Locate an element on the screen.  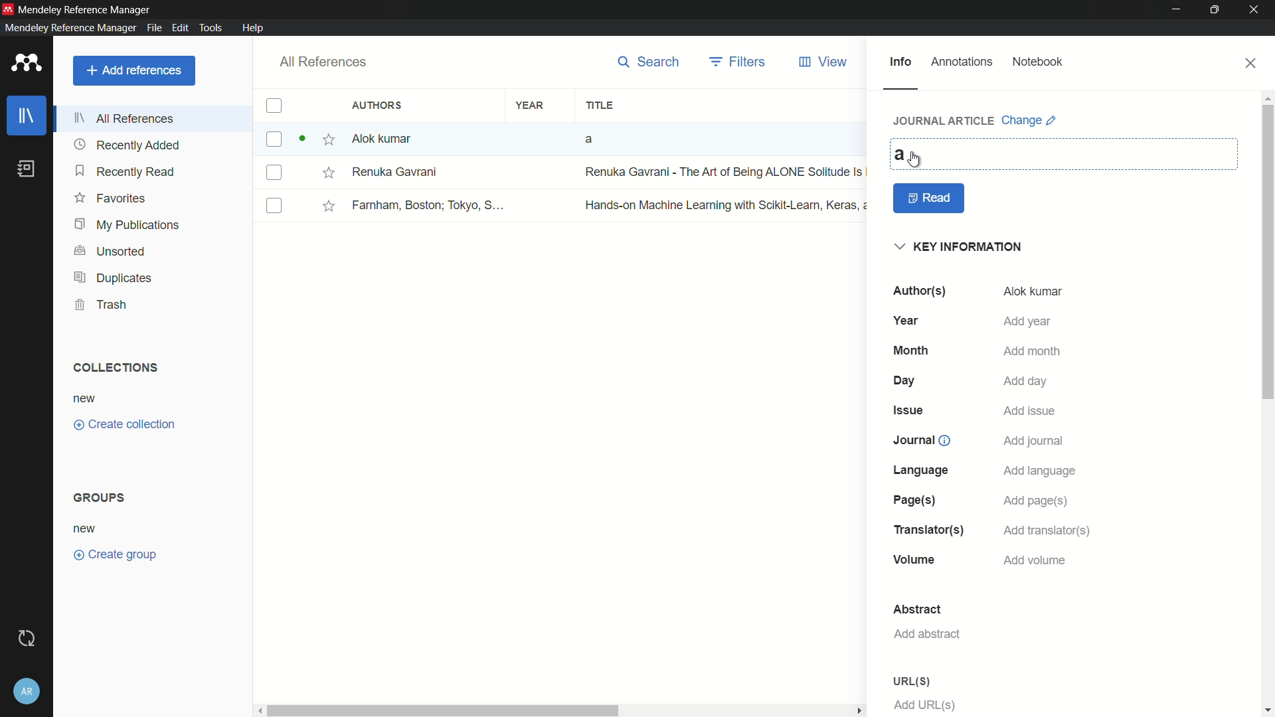
help menu is located at coordinates (252, 28).